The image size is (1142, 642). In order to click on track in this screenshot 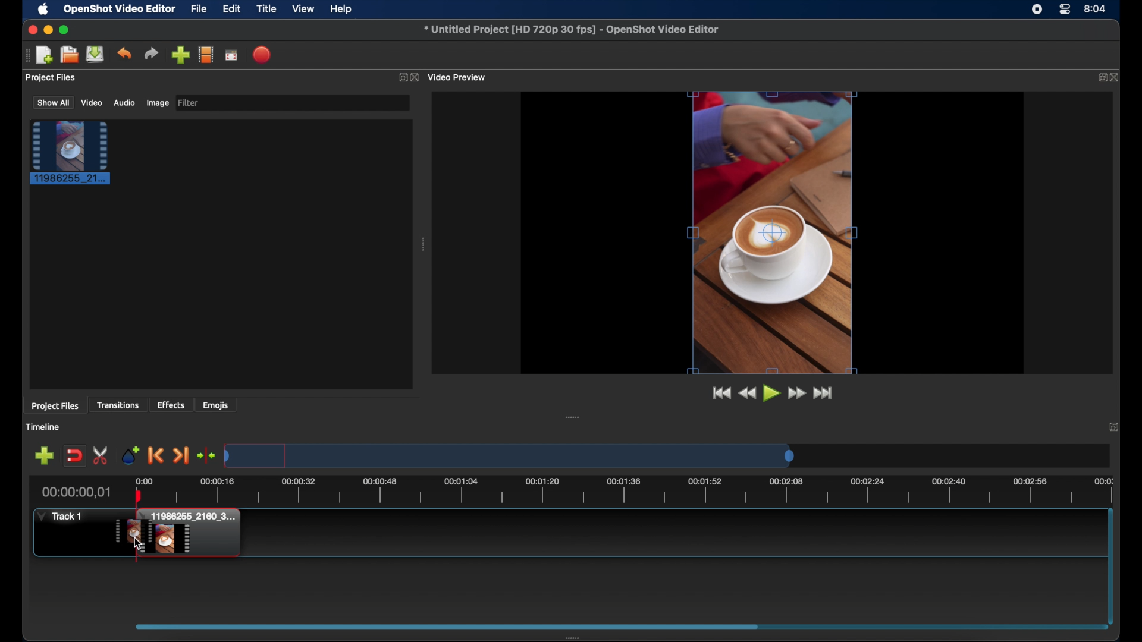, I will do `click(202, 533)`.